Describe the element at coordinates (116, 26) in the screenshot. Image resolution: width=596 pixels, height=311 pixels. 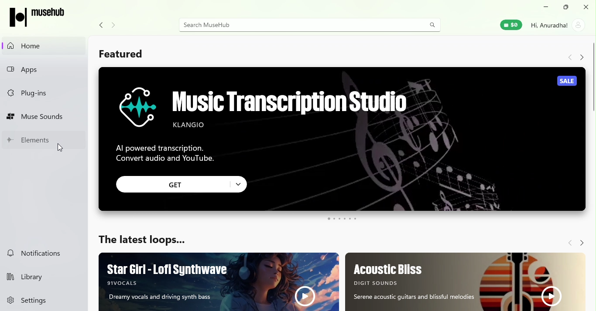
I see `Navigate forward` at that location.